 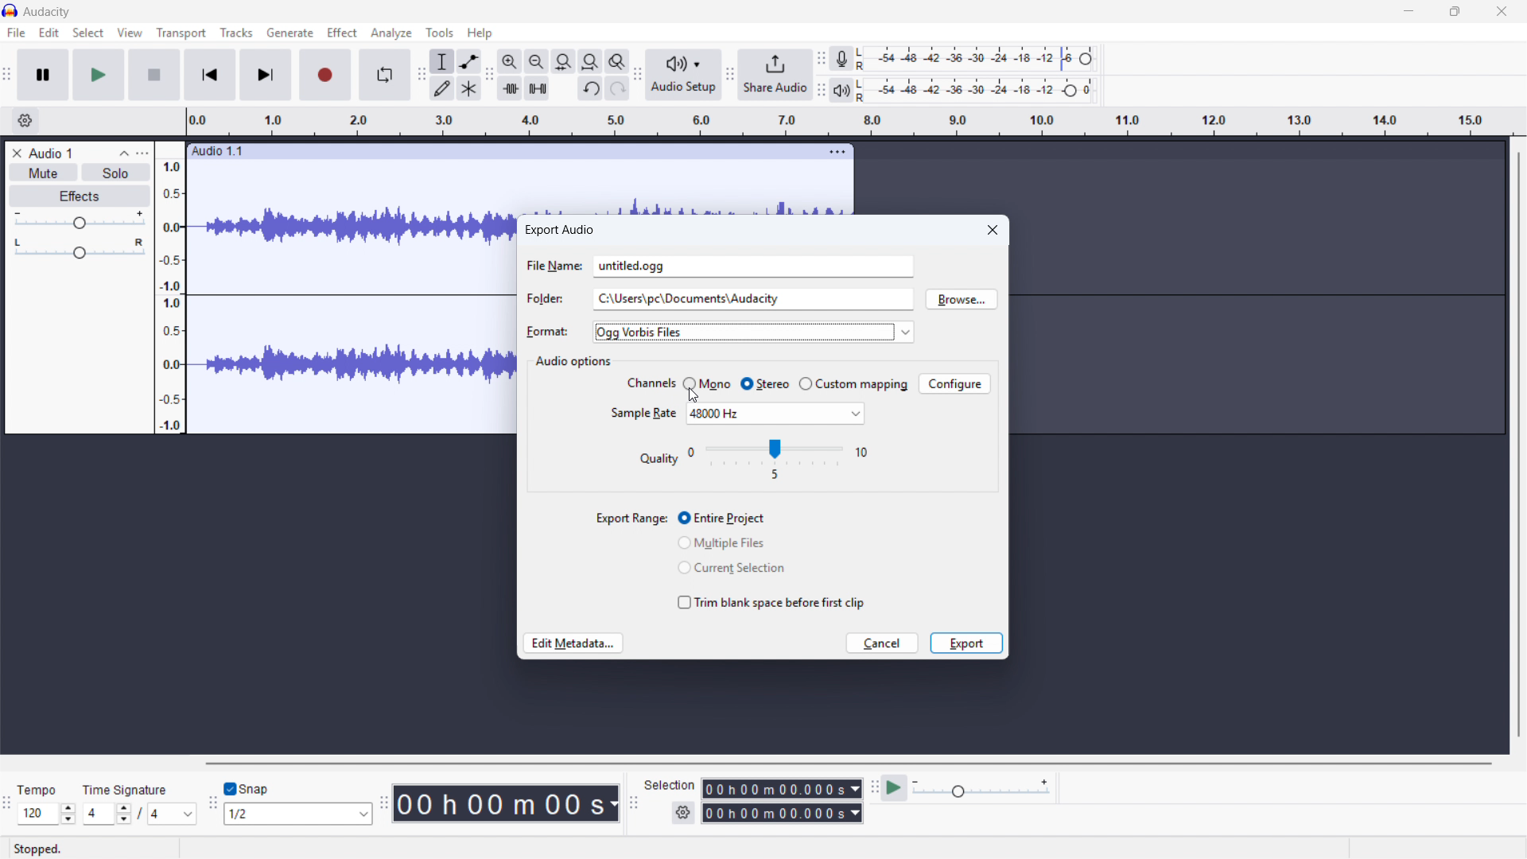 What do you see at coordinates (591, 60) in the screenshot?
I see `Fit project to width` at bounding box center [591, 60].